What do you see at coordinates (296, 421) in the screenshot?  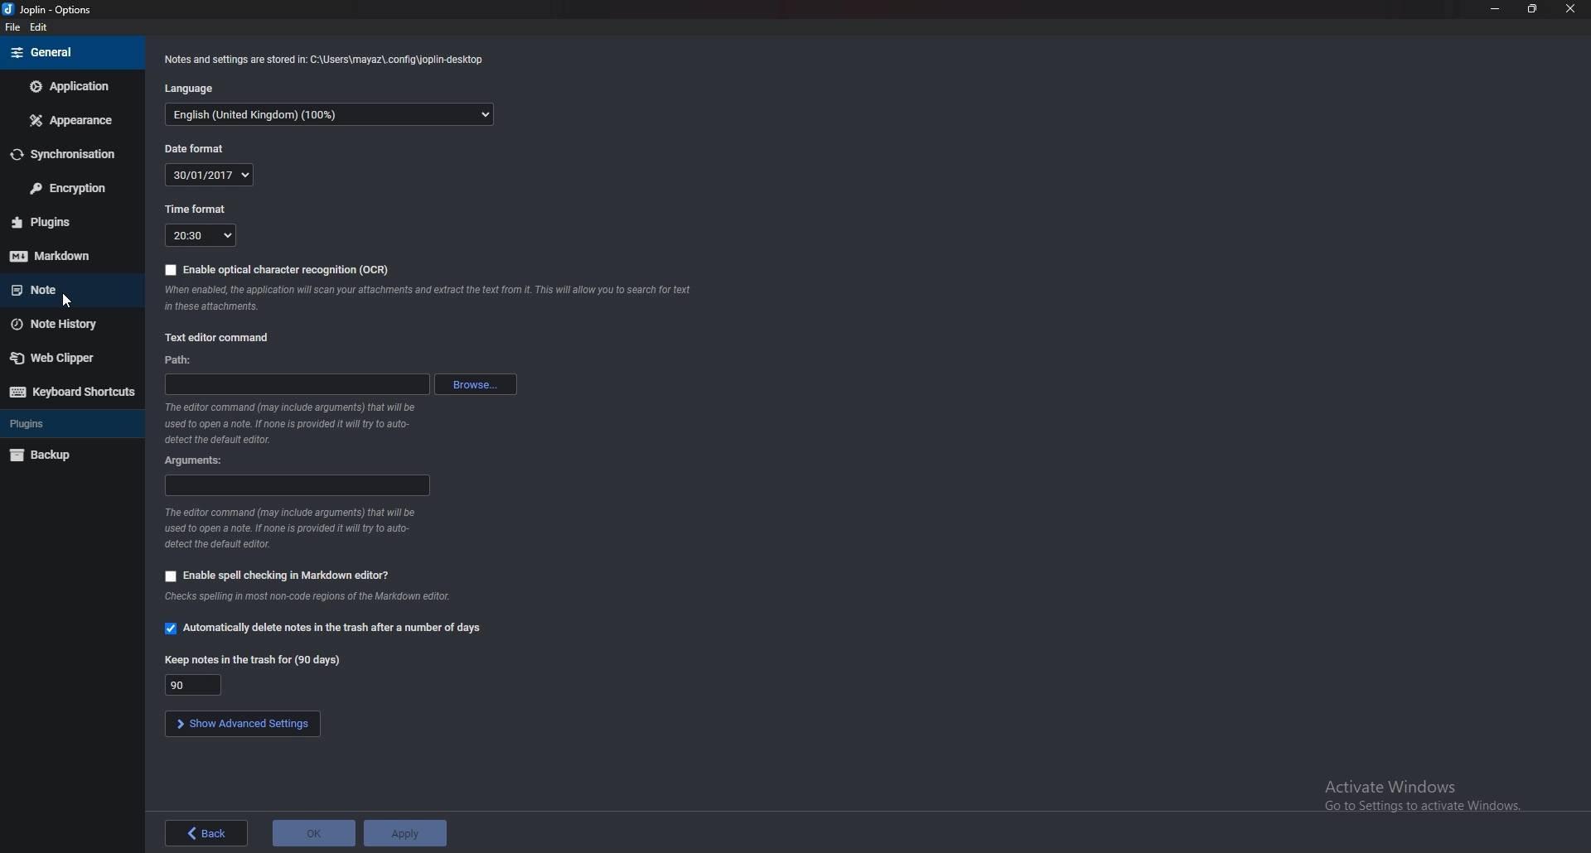 I see `info` at bounding box center [296, 421].